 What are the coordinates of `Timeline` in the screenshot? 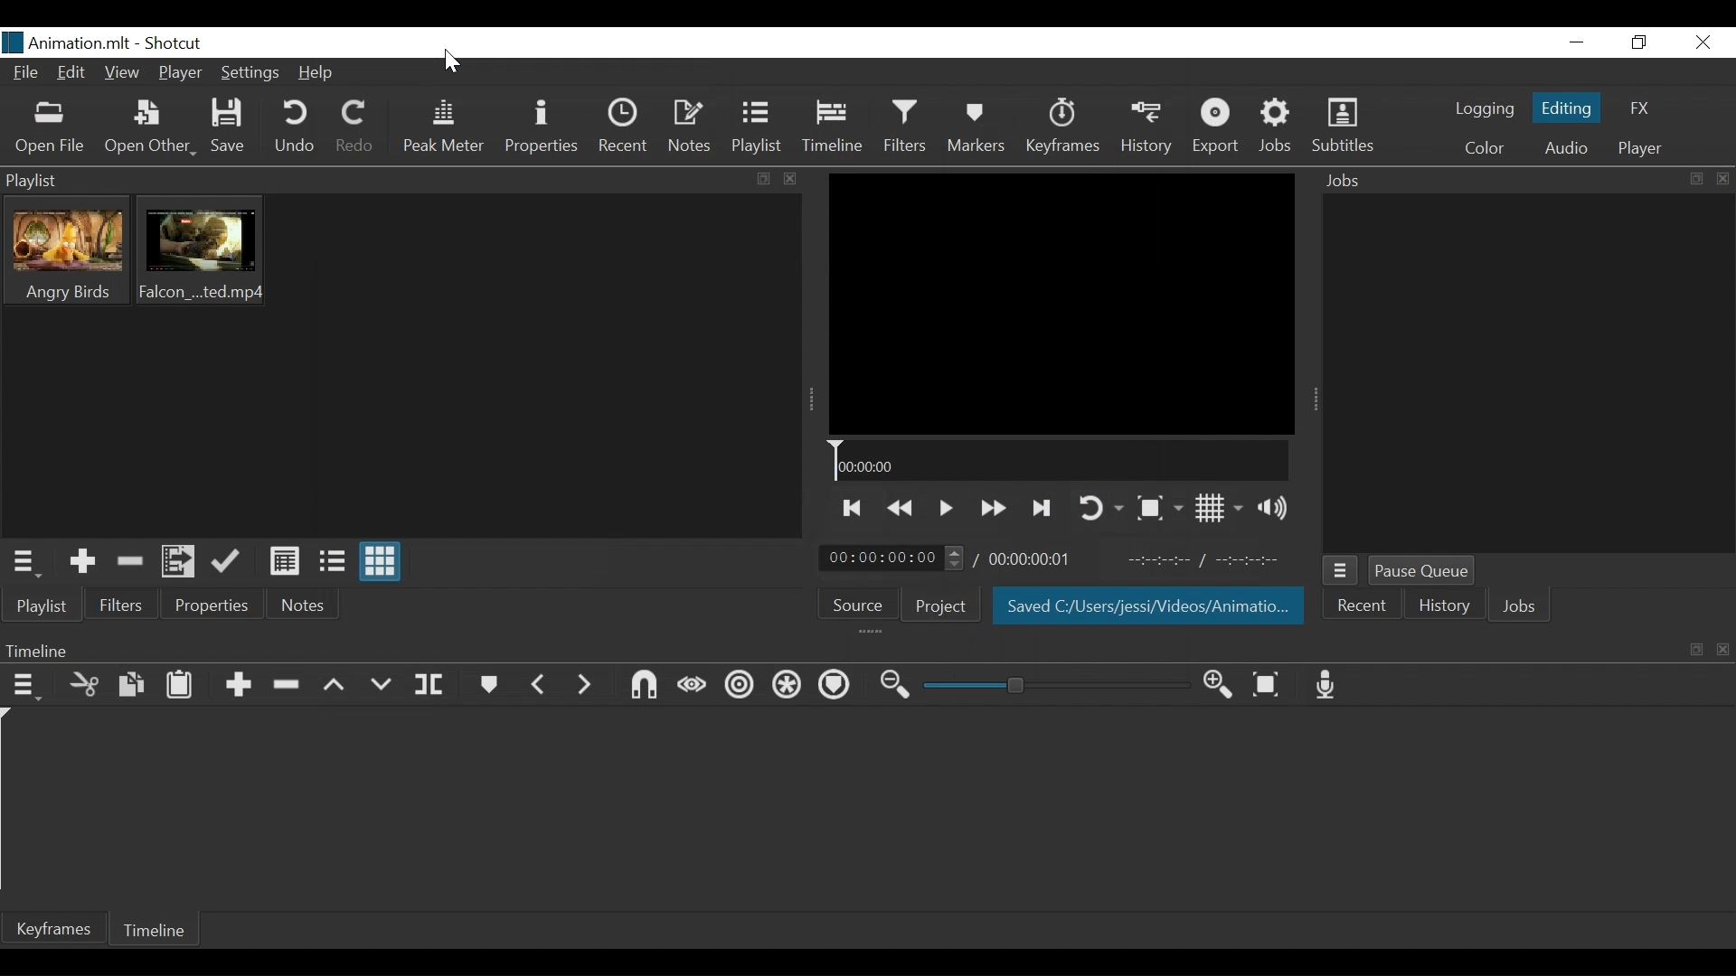 It's located at (162, 930).